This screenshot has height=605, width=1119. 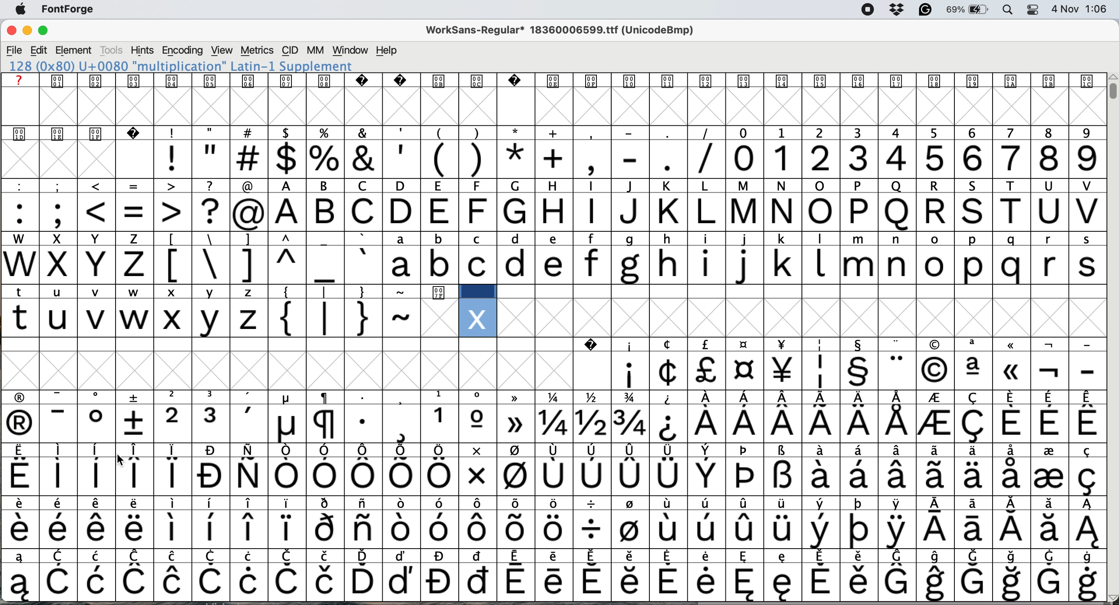 What do you see at coordinates (71, 11) in the screenshot?
I see `fontforge` at bounding box center [71, 11].